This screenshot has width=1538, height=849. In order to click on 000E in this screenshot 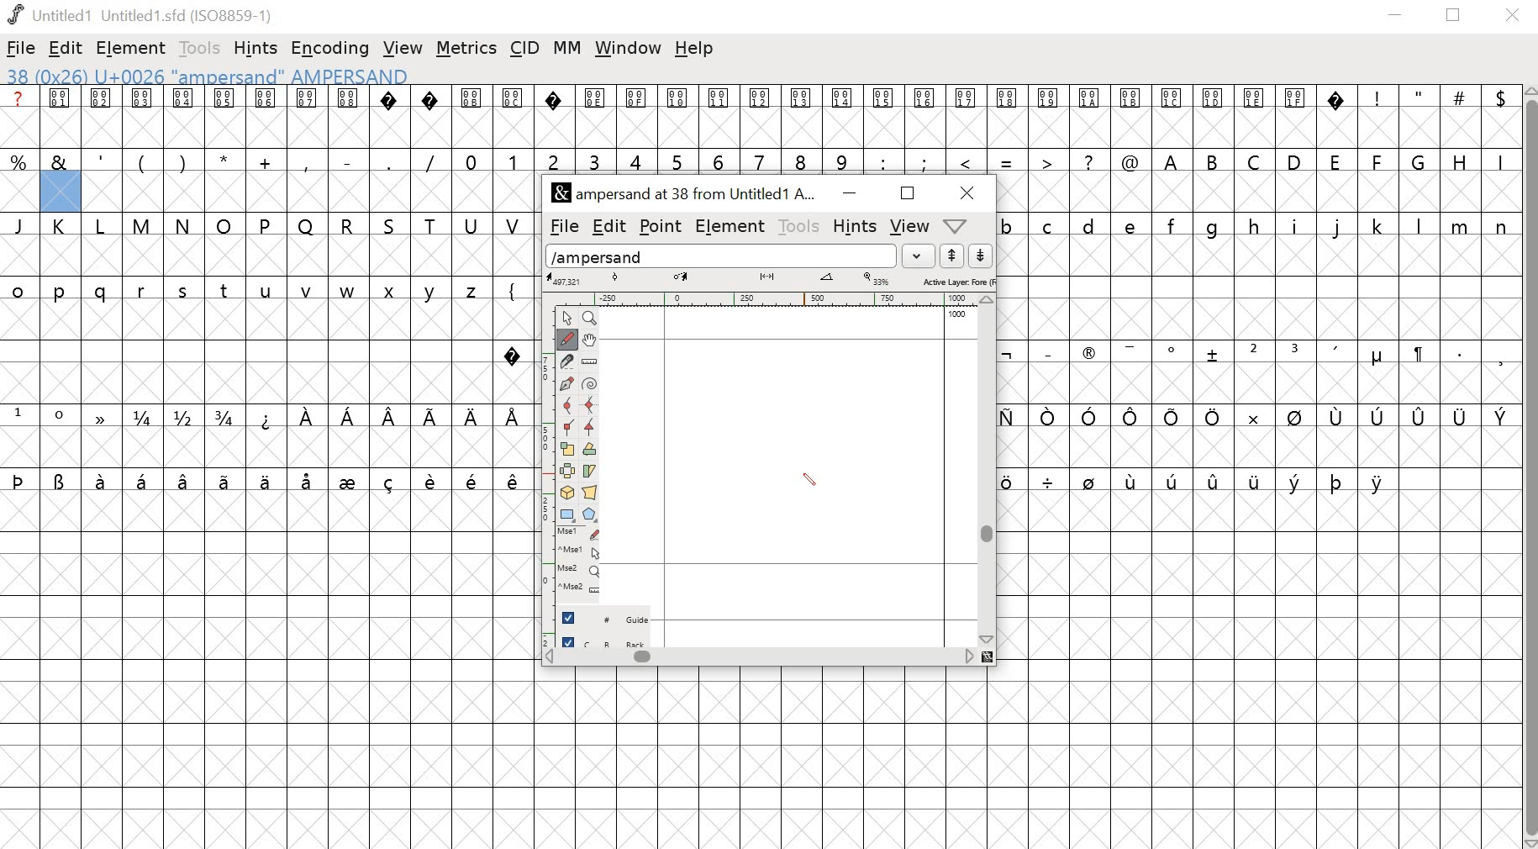, I will do `click(595, 117)`.